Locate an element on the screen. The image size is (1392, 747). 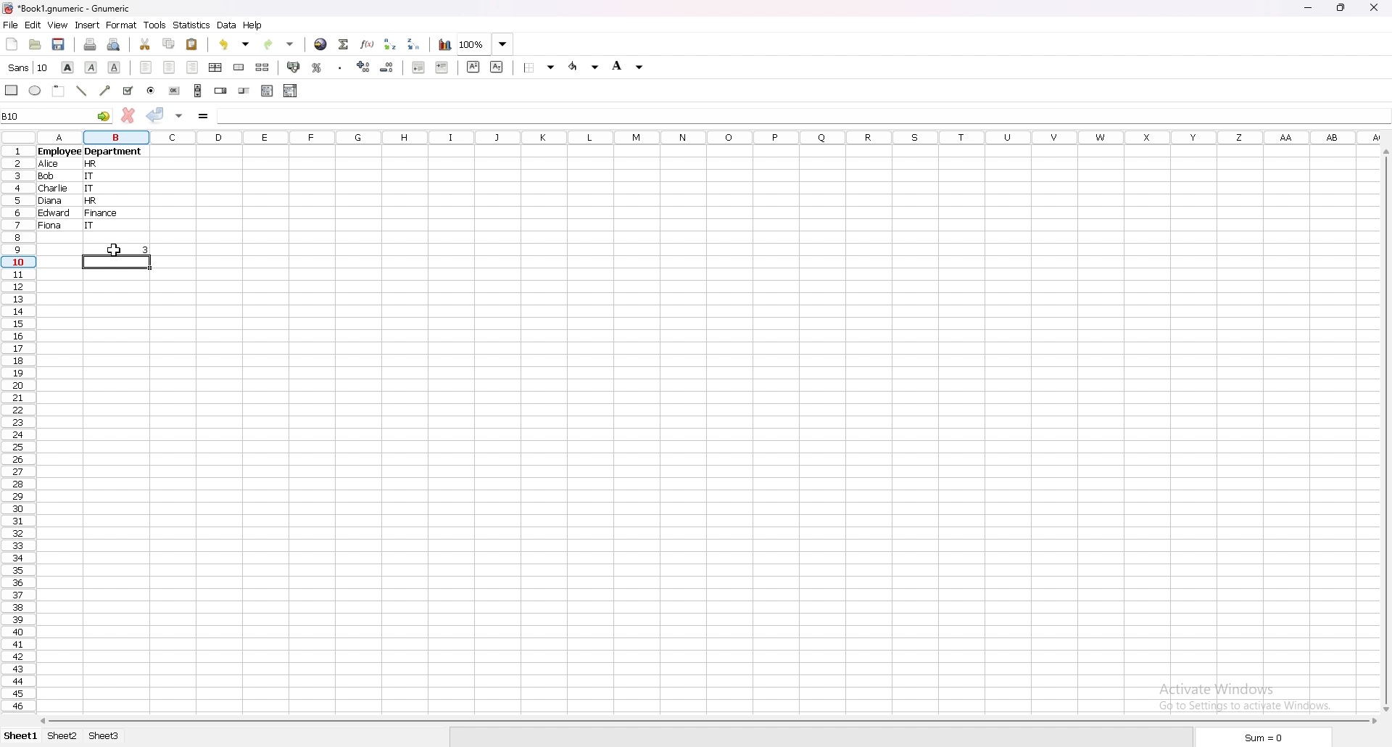
sheet 3 is located at coordinates (105, 736).